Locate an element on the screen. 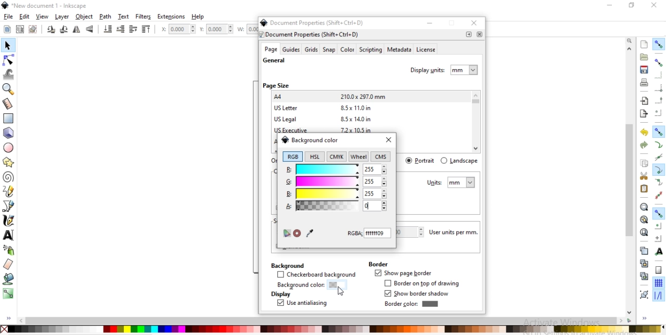 This screenshot has height=335, width=666. pick colors from image is located at coordinates (310, 233).